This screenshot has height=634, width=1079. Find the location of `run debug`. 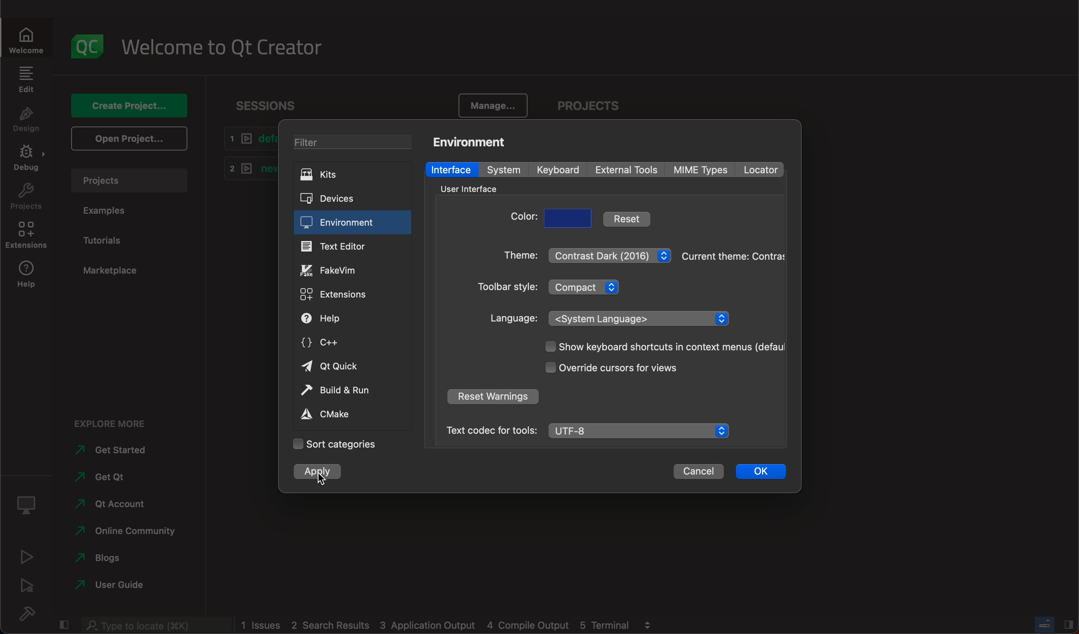

run debug is located at coordinates (29, 585).